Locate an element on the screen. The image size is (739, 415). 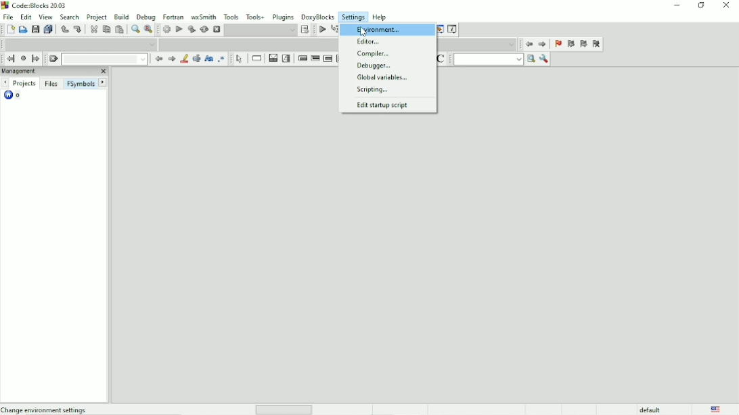
Instruction is located at coordinates (256, 58).